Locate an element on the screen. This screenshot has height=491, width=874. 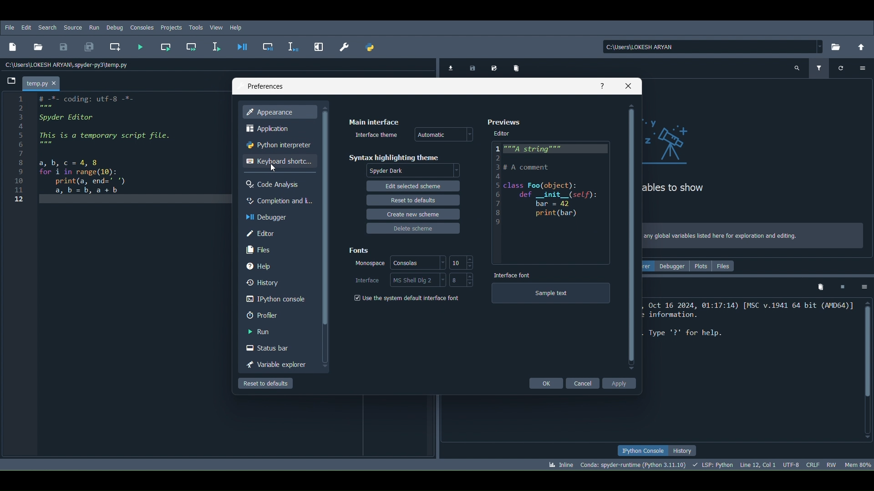
Run is located at coordinates (276, 331).